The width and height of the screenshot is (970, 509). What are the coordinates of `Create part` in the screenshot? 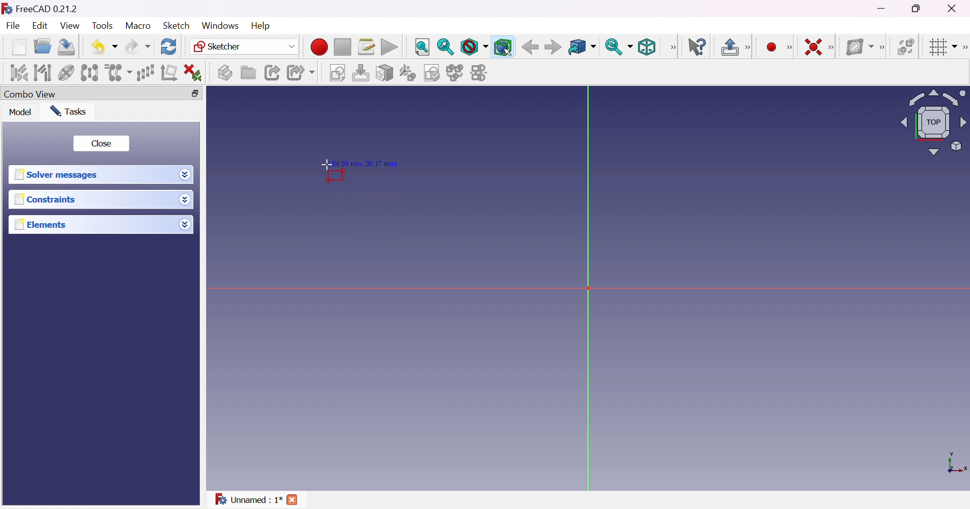 It's located at (225, 72).